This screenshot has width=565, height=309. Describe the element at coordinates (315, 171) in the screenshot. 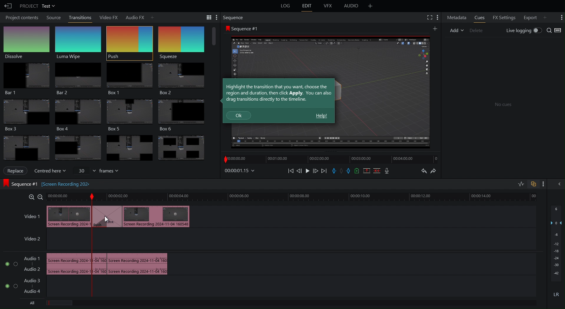

I see `Move Forward` at that location.